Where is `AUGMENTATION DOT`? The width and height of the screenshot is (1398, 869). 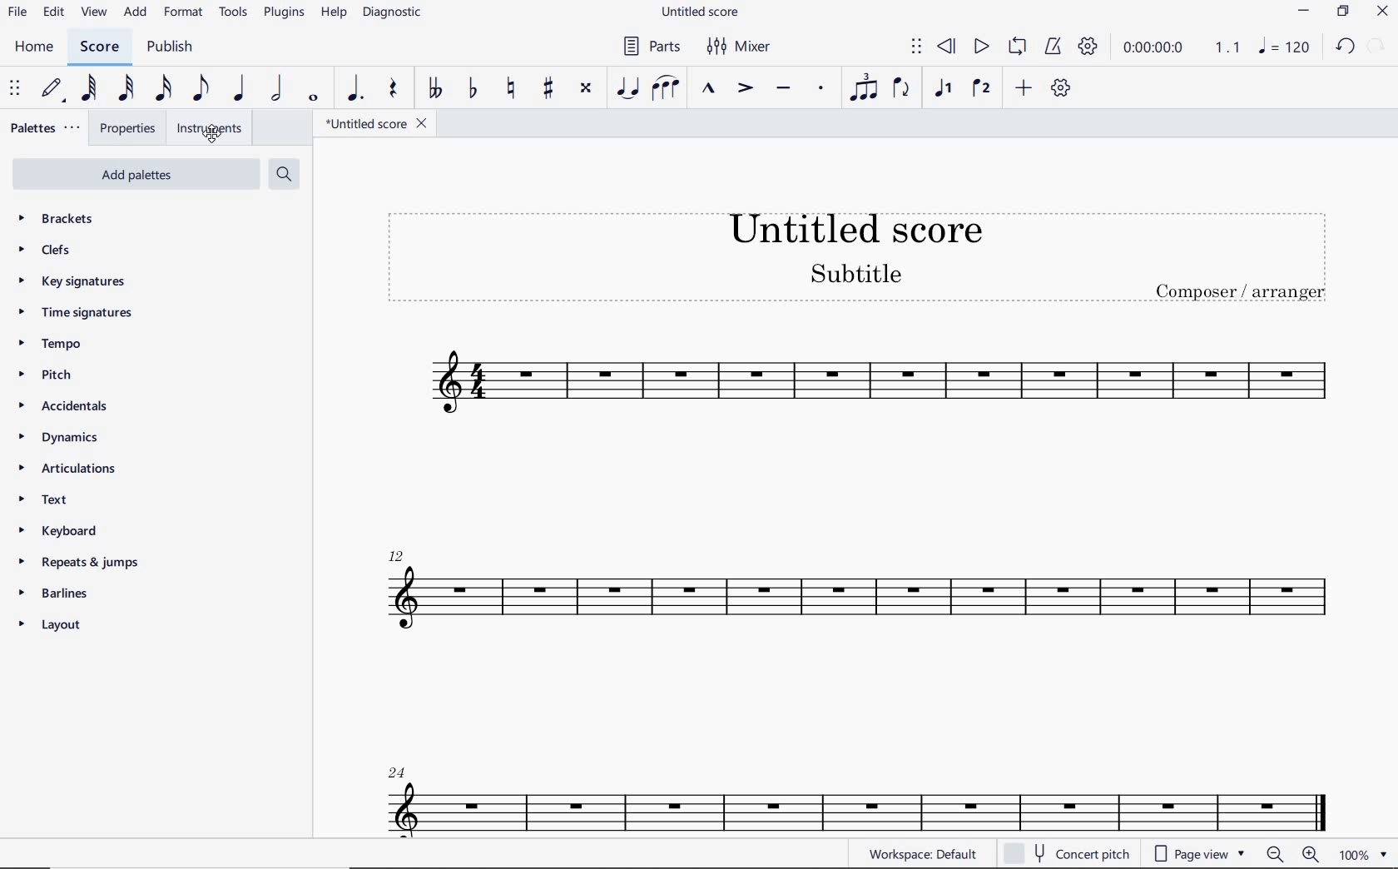 AUGMENTATION DOT is located at coordinates (353, 90).